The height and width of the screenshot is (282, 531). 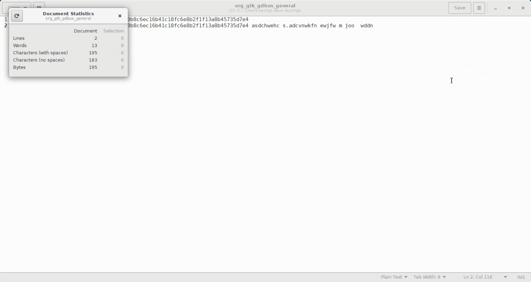 What do you see at coordinates (40, 61) in the screenshot?
I see `characters (no spaces)` at bounding box center [40, 61].